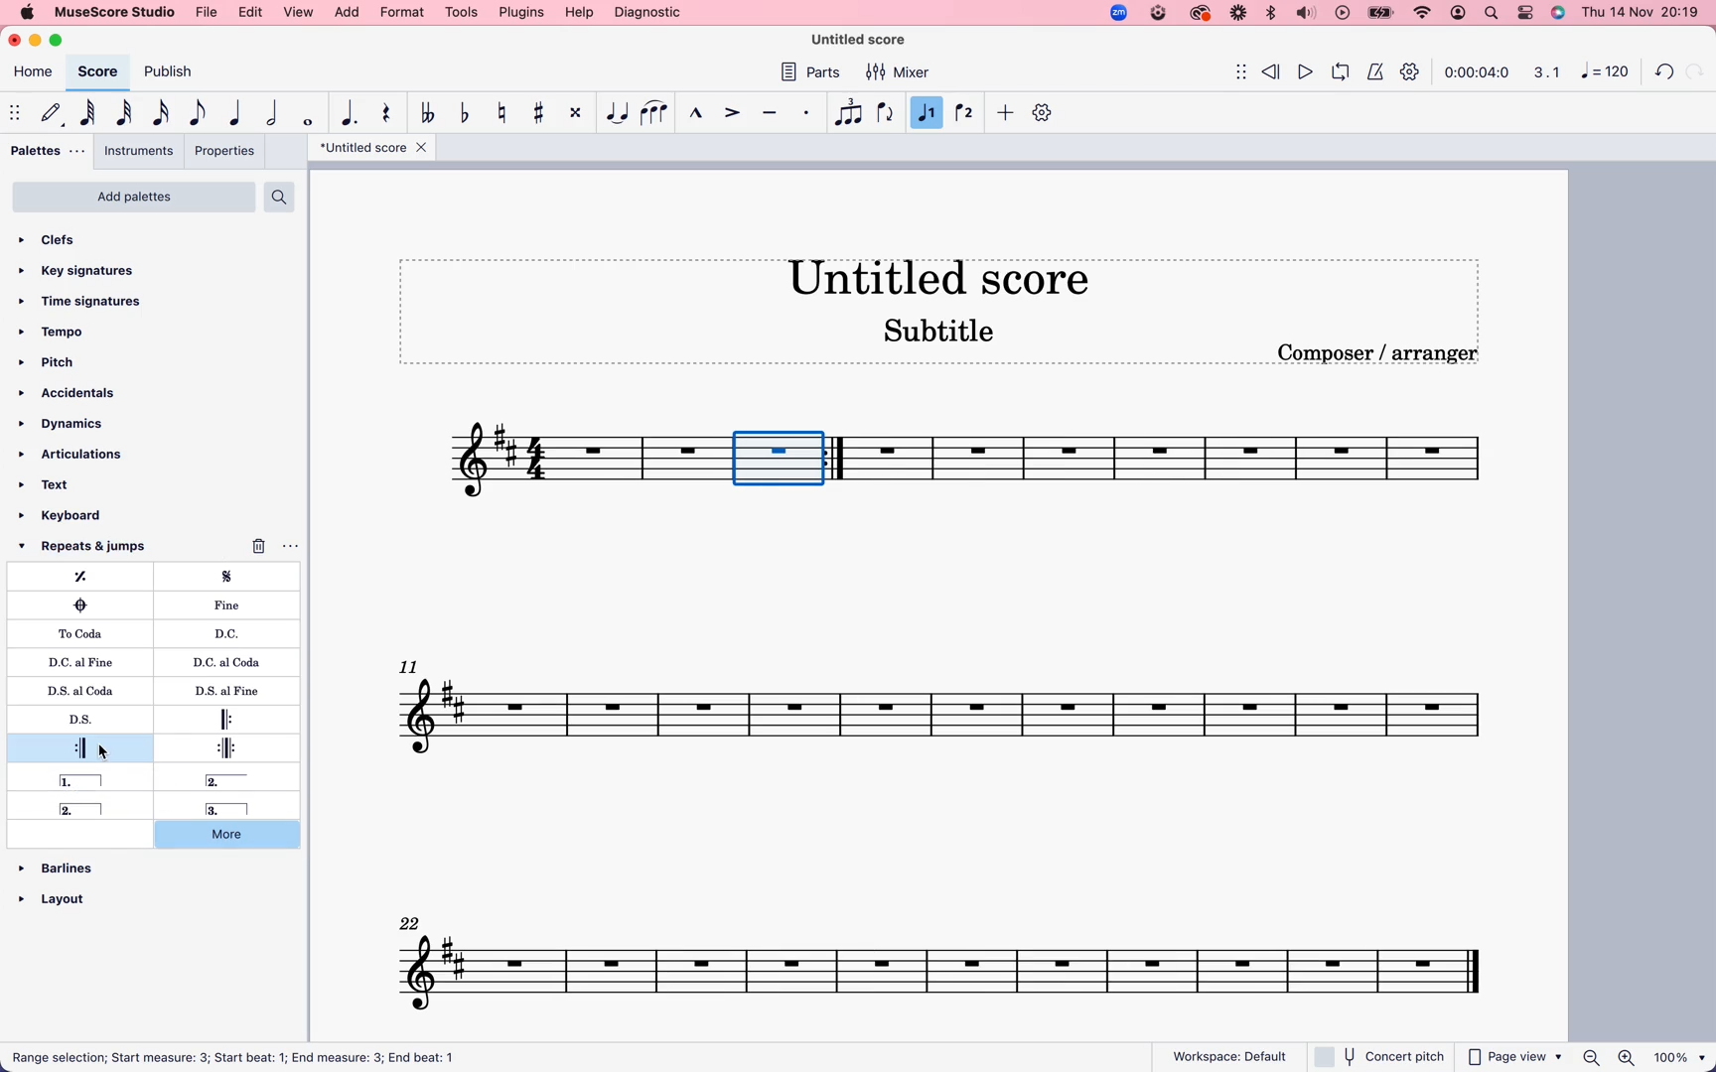 The image size is (1716, 1072). What do you see at coordinates (75, 454) in the screenshot?
I see `articulations` at bounding box center [75, 454].